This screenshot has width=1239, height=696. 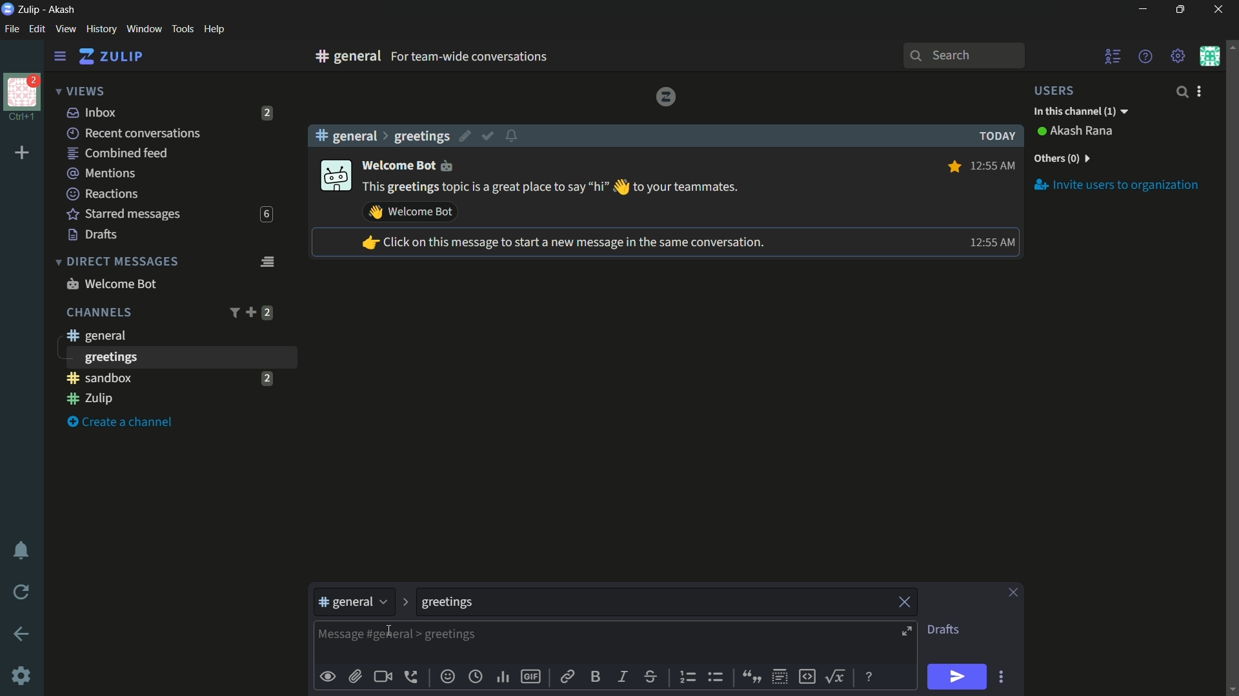 What do you see at coordinates (144, 29) in the screenshot?
I see `window menu` at bounding box center [144, 29].